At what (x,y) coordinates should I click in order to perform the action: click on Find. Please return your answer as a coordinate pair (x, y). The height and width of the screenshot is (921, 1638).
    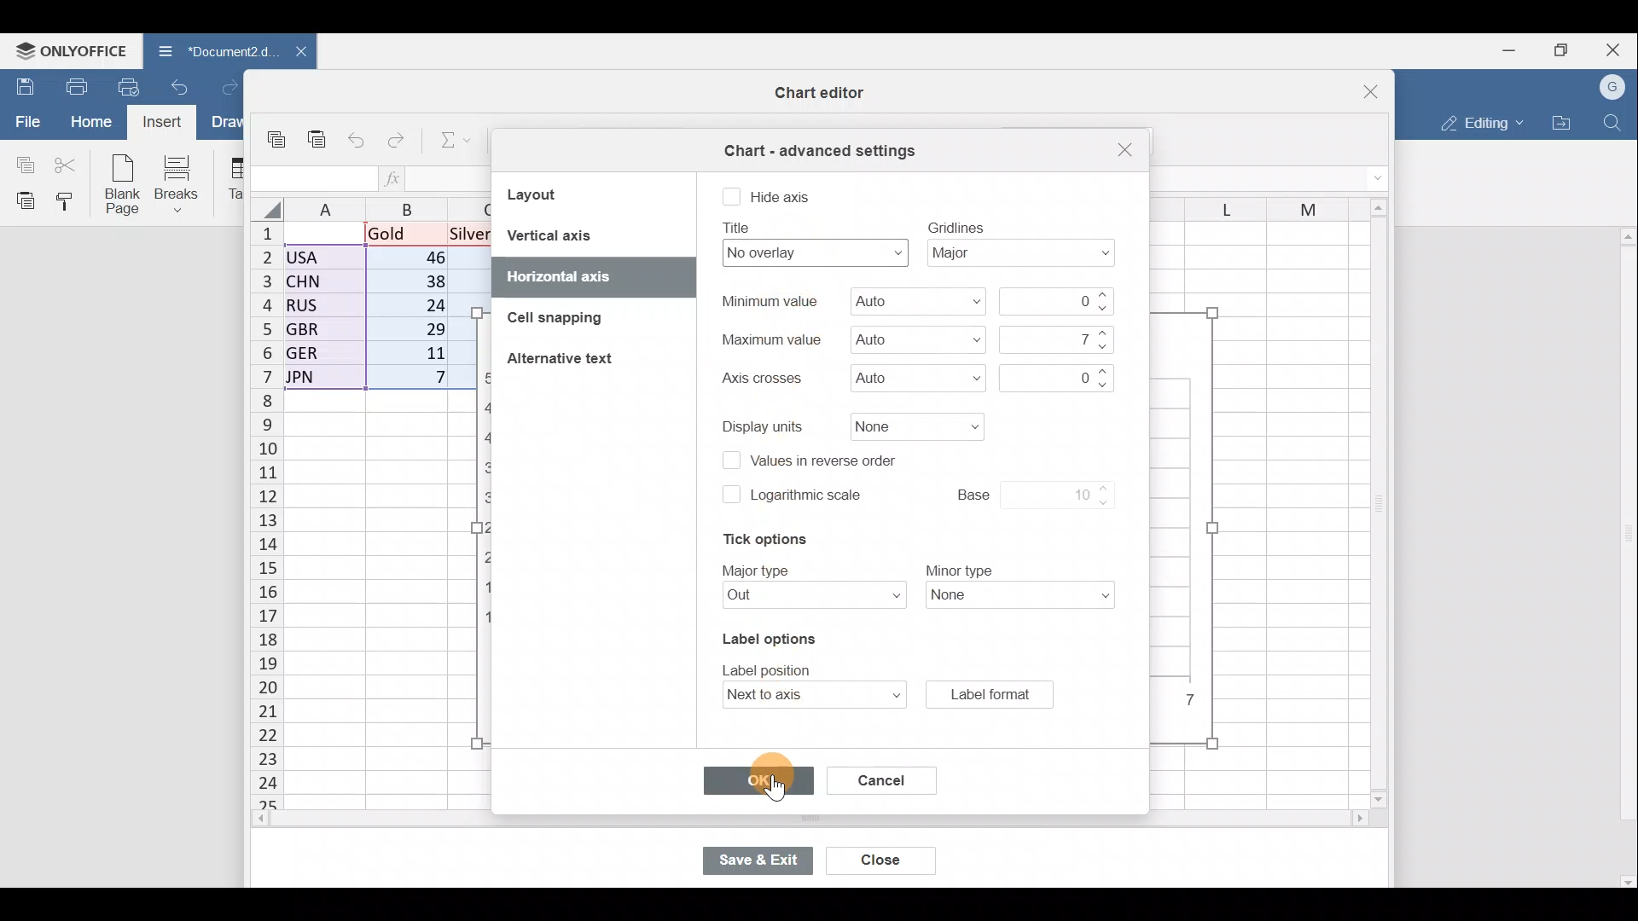
    Looking at the image, I should click on (1613, 123).